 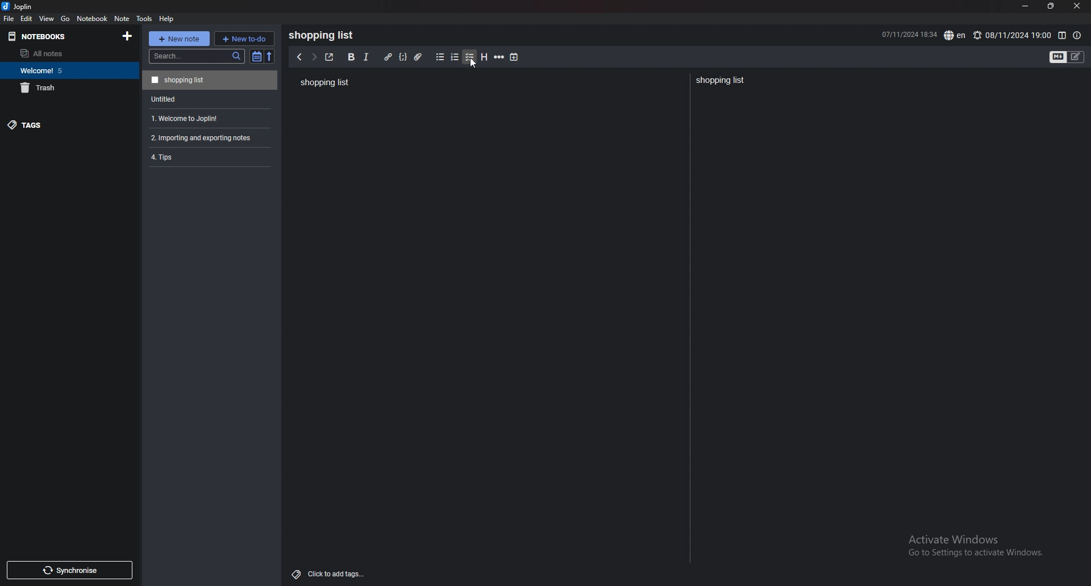 I want to click on tools, so click(x=144, y=19).